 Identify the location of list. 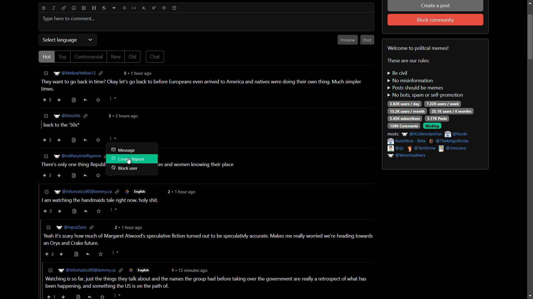
(124, 8).